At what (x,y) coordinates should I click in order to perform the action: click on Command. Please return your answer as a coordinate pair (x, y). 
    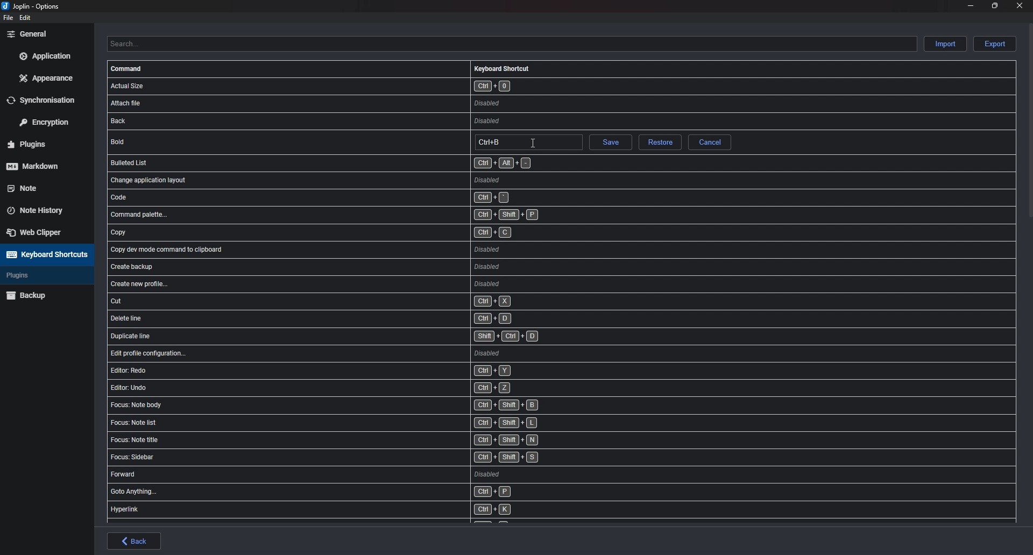
    Looking at the image, I should click on (128, 69).